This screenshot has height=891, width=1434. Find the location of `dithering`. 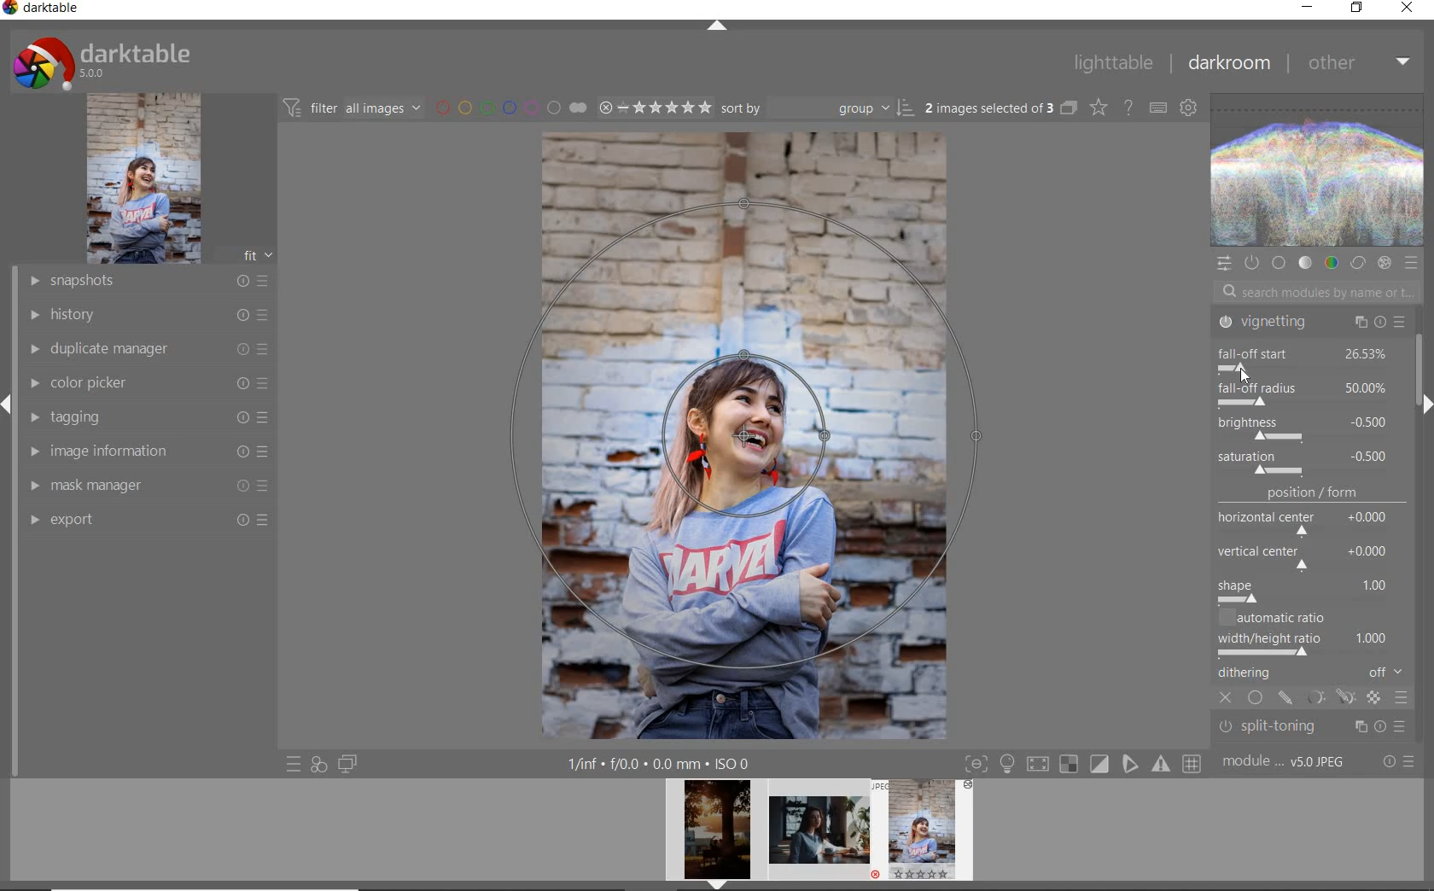

dithering is located at coordinates (1313, 674).